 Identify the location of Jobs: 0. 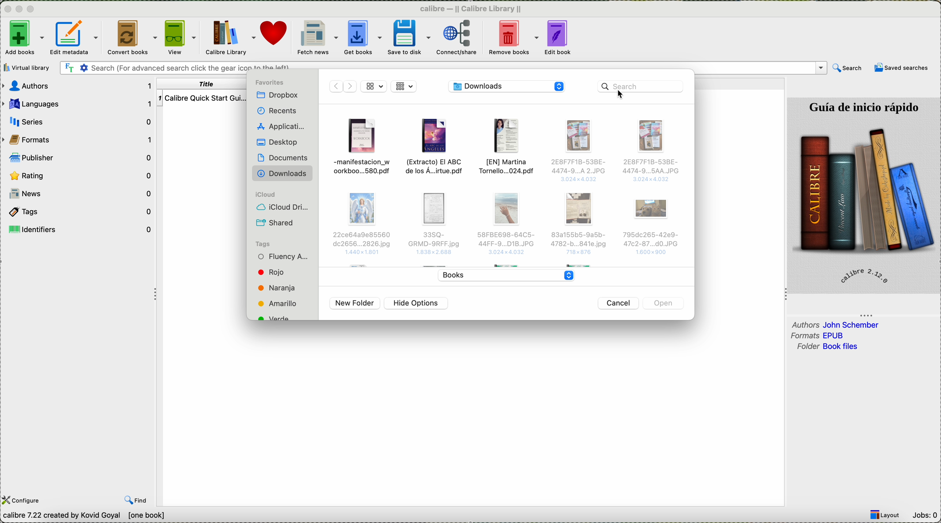
(925, 516).